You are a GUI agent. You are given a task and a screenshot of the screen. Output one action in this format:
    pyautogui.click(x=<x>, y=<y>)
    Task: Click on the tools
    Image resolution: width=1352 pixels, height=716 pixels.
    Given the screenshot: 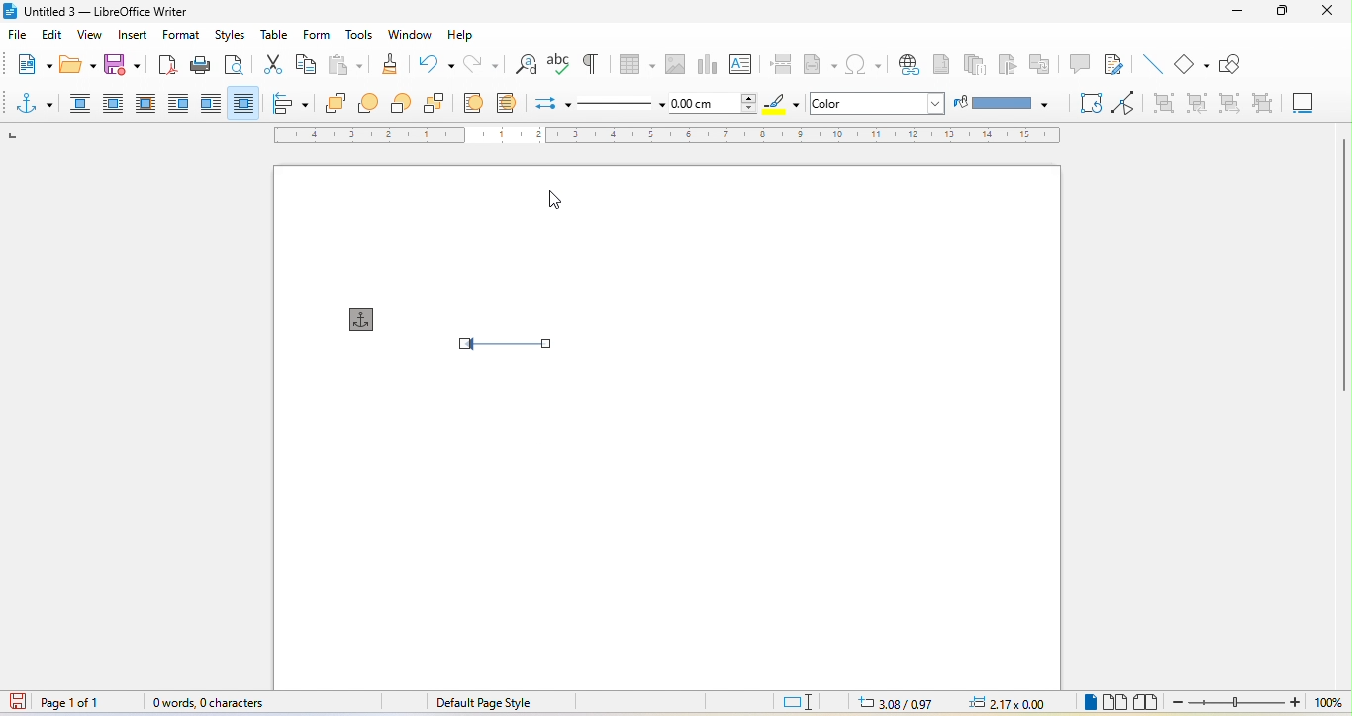 What is the action you would take?
    pyautogui.click(x=361, y=35)
    